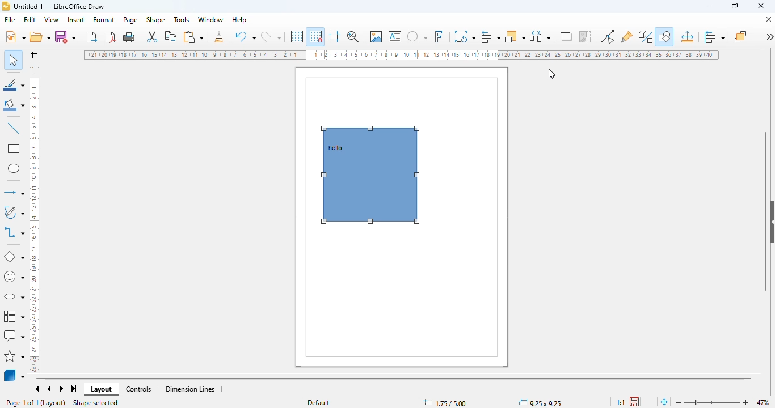  Describe the element at coordinates (763, 402) in the screenshot. I see `47%` at that location.